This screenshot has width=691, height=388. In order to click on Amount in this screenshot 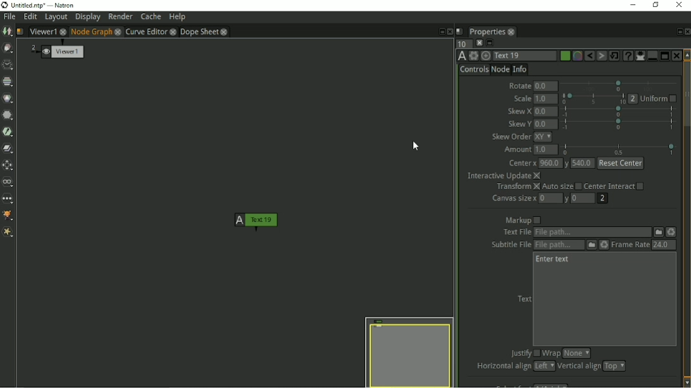, I will do `click(517, 149)`.